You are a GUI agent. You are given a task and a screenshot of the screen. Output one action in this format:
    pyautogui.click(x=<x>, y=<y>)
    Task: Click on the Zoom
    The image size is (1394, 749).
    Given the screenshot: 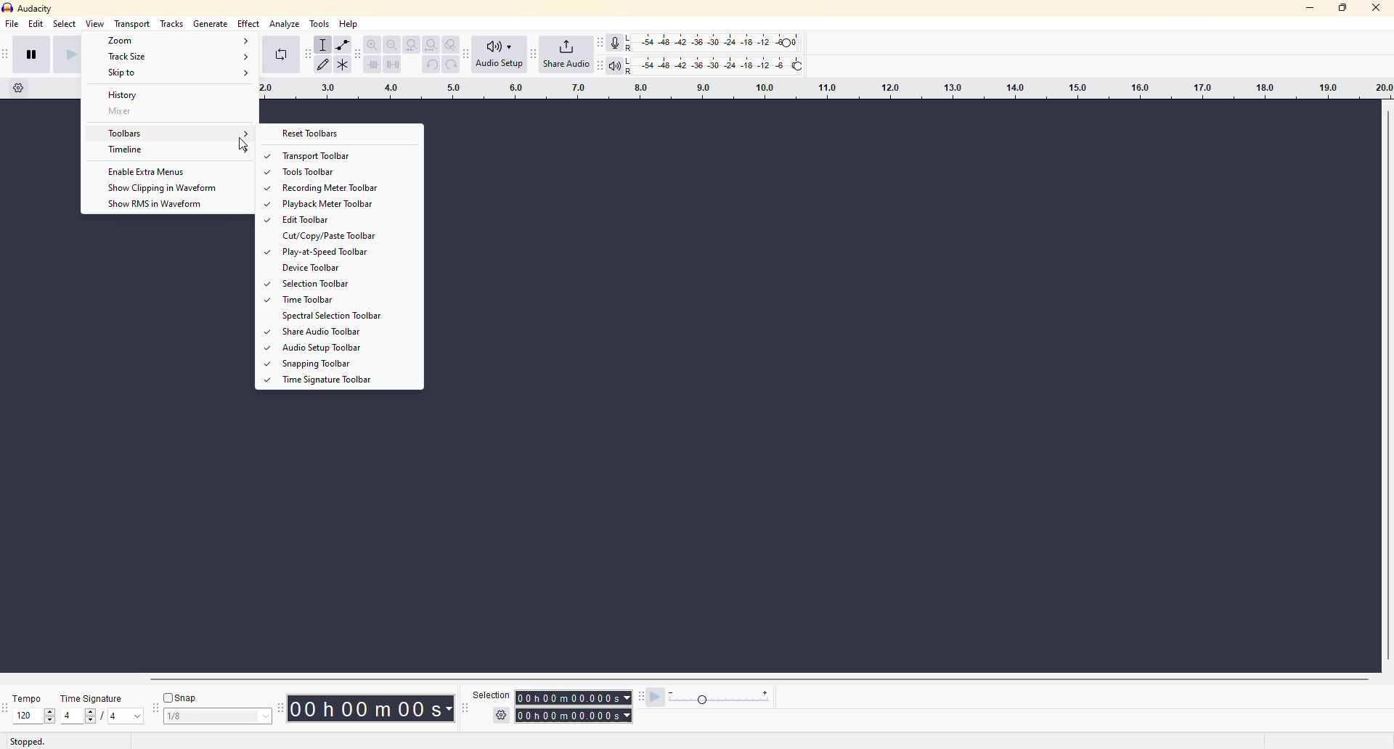 What is the action you would take?
    pyautogui.click(x=177, y=42)
    